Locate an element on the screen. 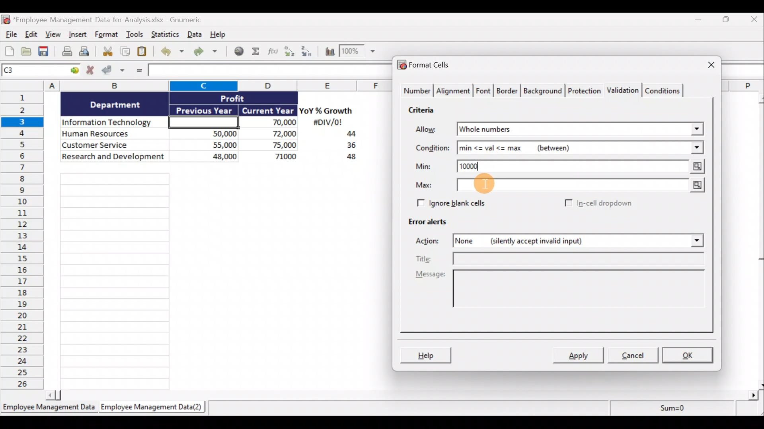 This screenshot has height=429, width=764. Data is located at coordinates (194, 34).